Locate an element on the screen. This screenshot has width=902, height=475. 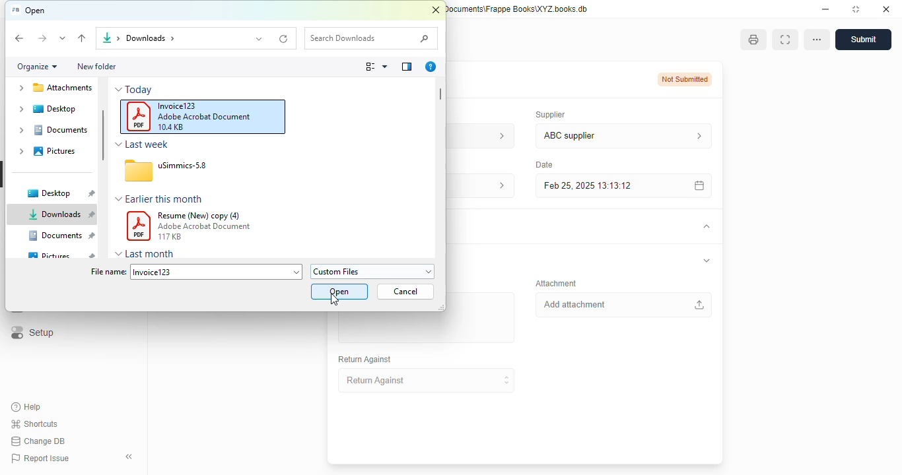
report issue is located at coordinates (40, 459).